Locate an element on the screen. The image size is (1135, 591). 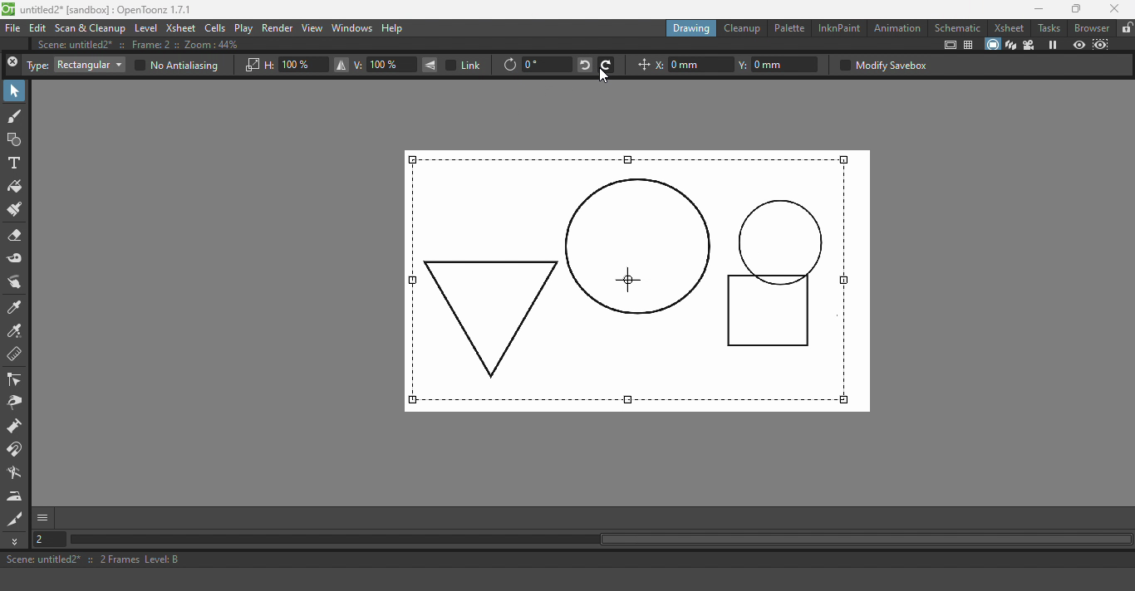
Fill tool is located at coordinates (16, 187).